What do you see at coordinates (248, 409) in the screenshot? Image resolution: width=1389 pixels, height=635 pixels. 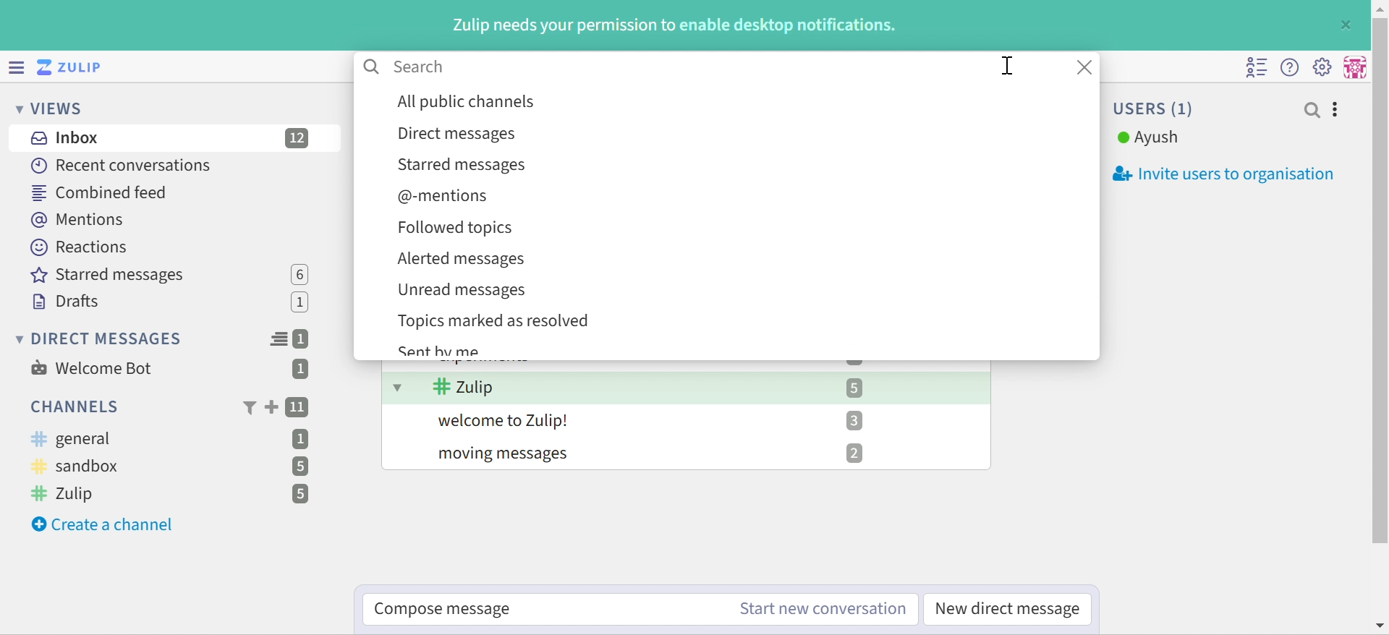 I see `Filter channels` at bounding box center [248, 409].